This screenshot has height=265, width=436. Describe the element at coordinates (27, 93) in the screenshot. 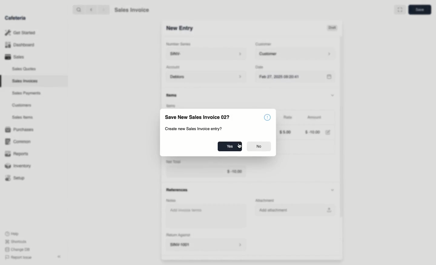

I see `Sales Payments` at that location.